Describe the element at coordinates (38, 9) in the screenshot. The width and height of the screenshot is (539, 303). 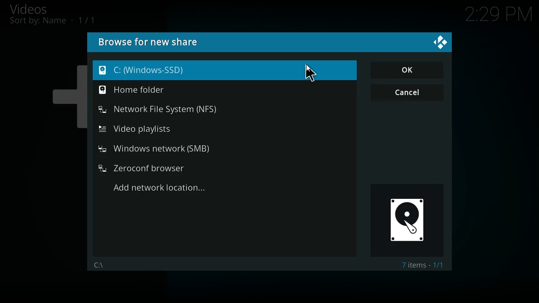
I see `videos` at that location.